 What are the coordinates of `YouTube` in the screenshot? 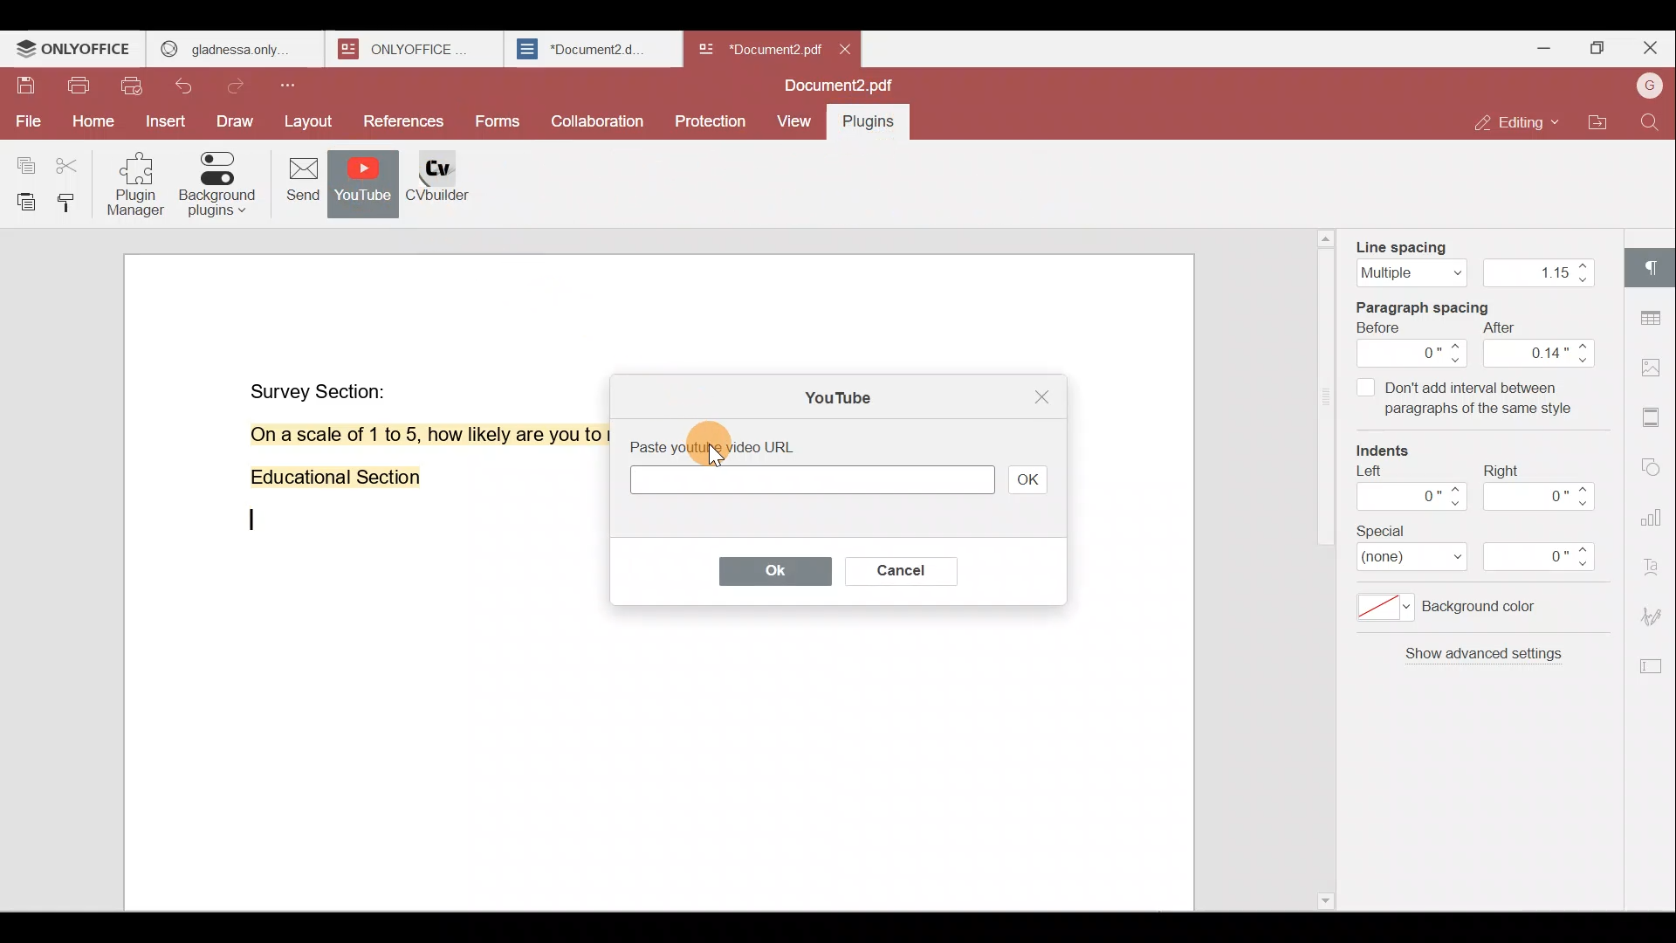 It's located at (363, 185).